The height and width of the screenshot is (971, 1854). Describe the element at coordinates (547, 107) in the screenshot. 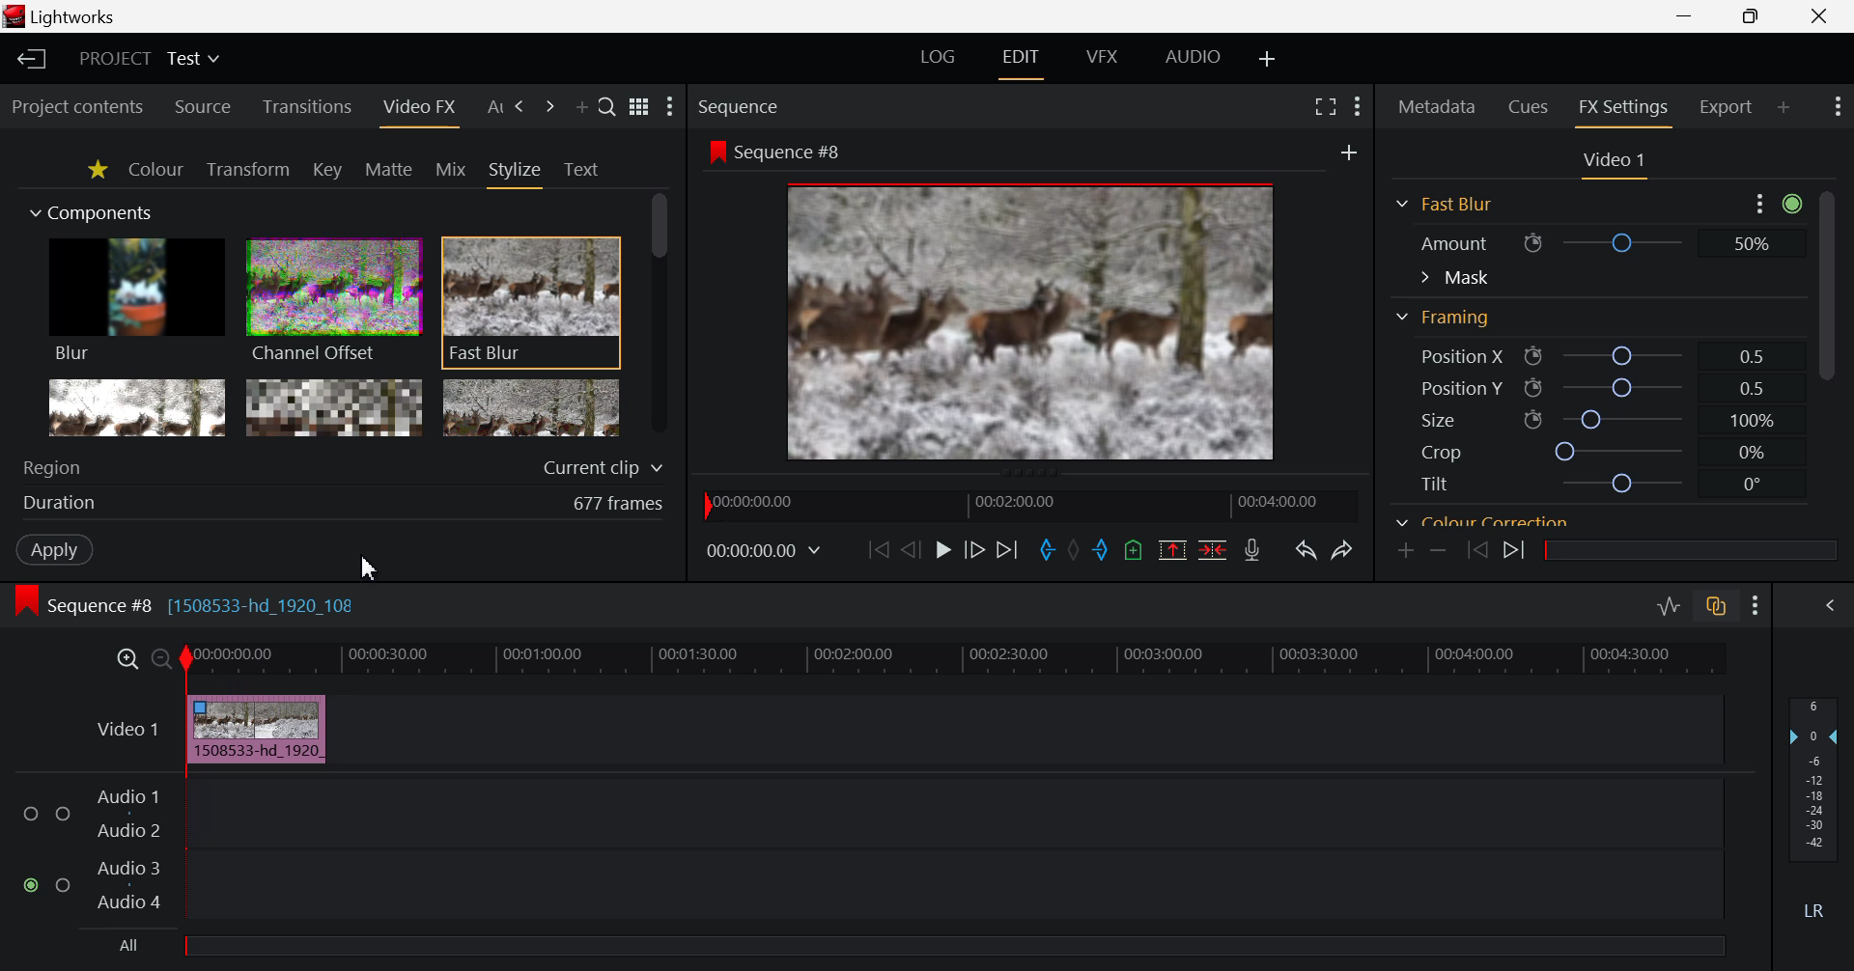

I see `Add Panel` at that location.